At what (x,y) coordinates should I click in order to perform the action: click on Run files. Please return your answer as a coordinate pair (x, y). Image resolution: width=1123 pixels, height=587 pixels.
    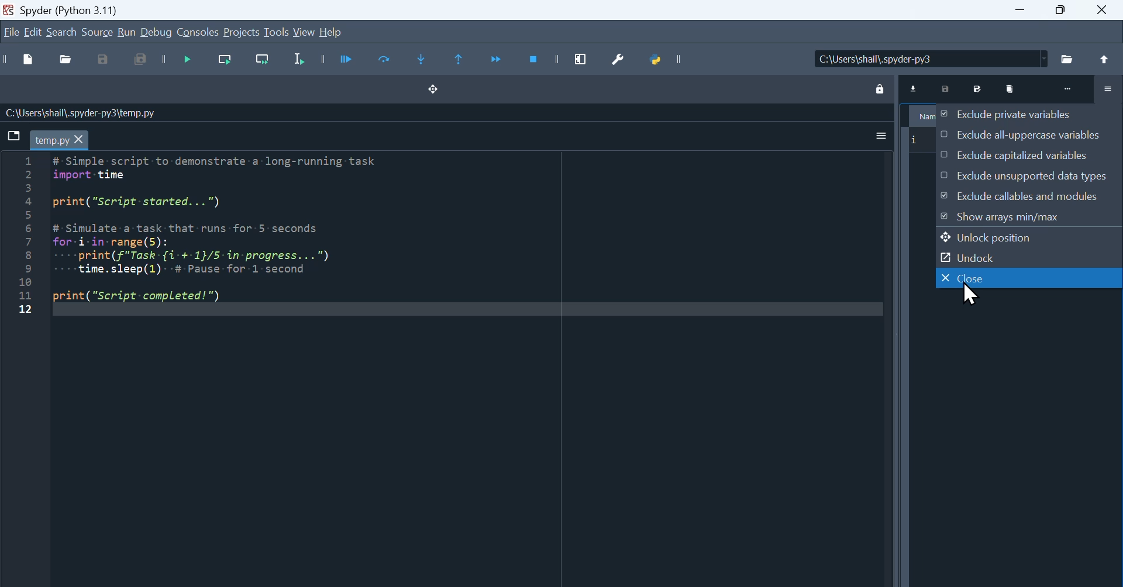
    Looking at the image, I should click on (347, 61).